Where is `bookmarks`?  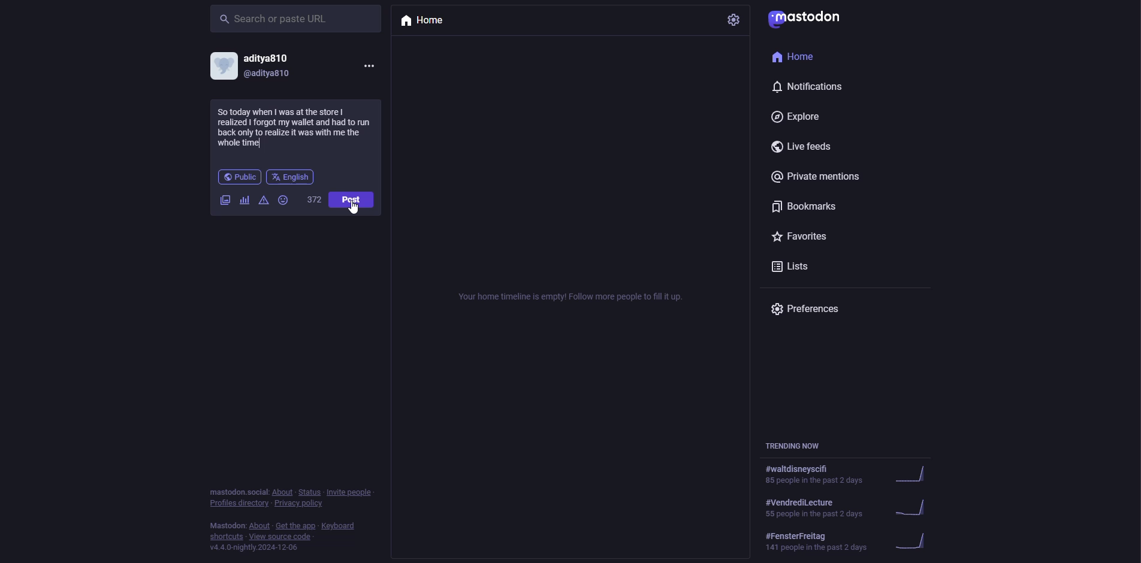
bookmarks is located at coordinates (805, 207).